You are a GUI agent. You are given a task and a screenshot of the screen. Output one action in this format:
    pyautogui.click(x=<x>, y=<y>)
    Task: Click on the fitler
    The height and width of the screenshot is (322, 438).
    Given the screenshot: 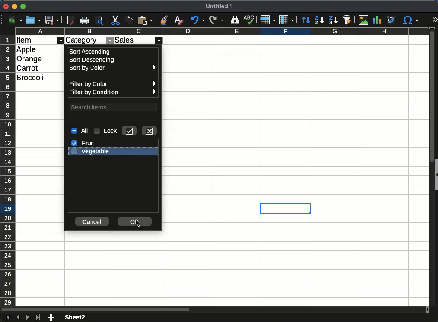 What is the action you would take?
    pyautogui.click(x=61, y=40)
    